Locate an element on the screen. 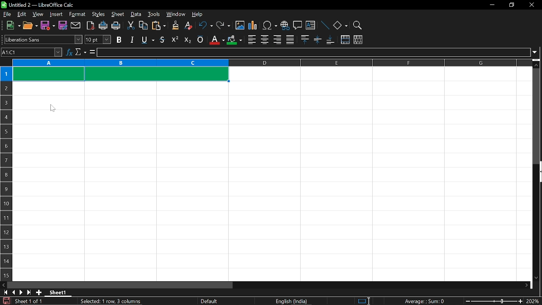 The width and height of the screenshot is (542, 305). print directly is located at coordinates (102, 26).